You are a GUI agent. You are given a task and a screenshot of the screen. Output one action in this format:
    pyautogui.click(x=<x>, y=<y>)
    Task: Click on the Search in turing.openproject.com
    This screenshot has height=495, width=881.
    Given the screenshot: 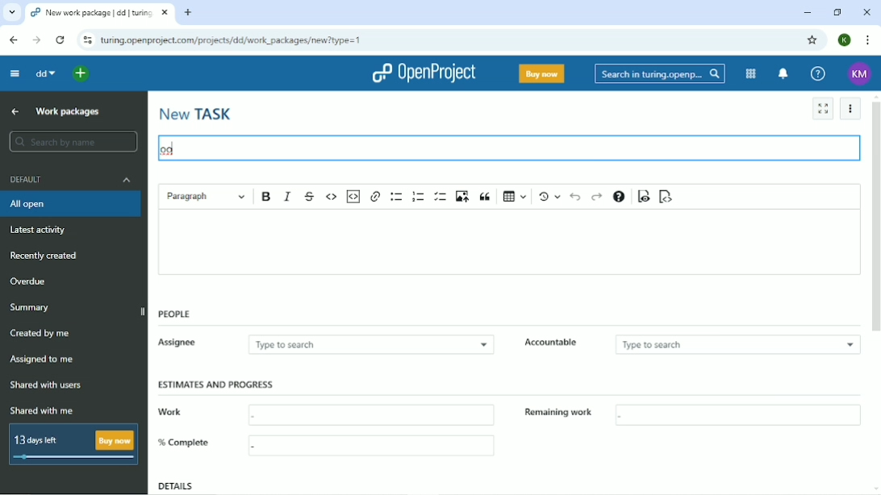 What is the action you would take?
    pyautogui.click(x=660, y=73)
    